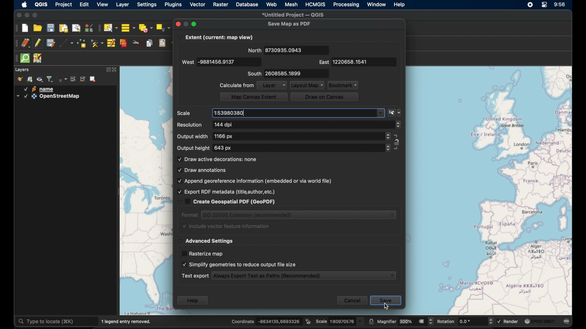 Image resolution: width=586 pixels, height=329 pixels. I want to click on add point feature, so click(81, 43).